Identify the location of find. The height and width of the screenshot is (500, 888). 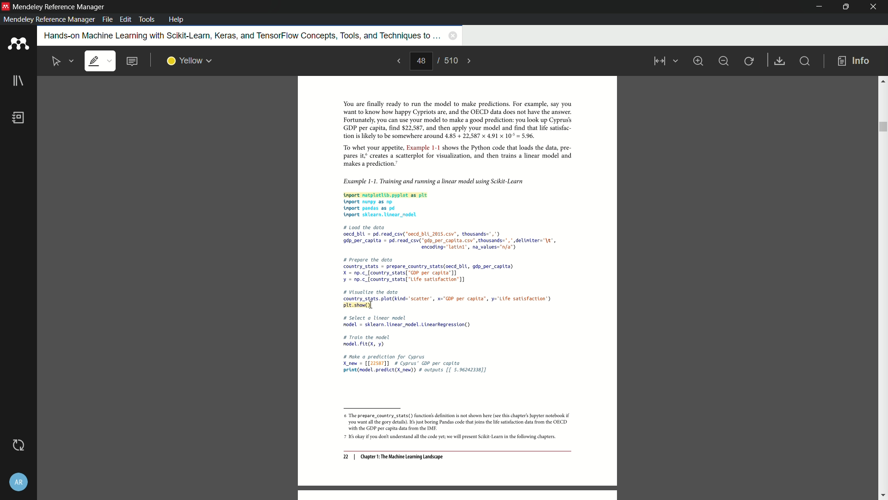
(804, 61).